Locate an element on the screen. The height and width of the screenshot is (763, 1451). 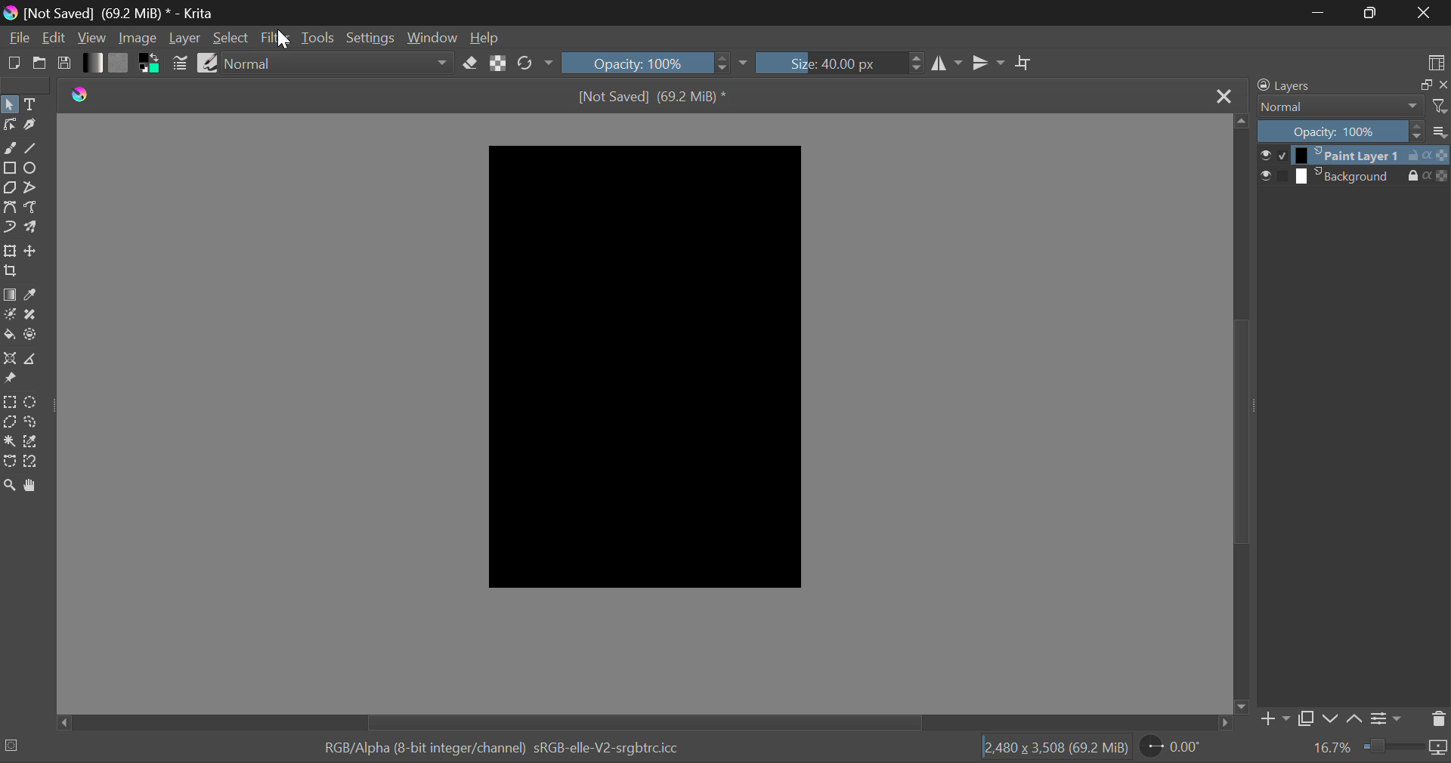
Colorize Mask Tool is located at coordinates (11, 316).